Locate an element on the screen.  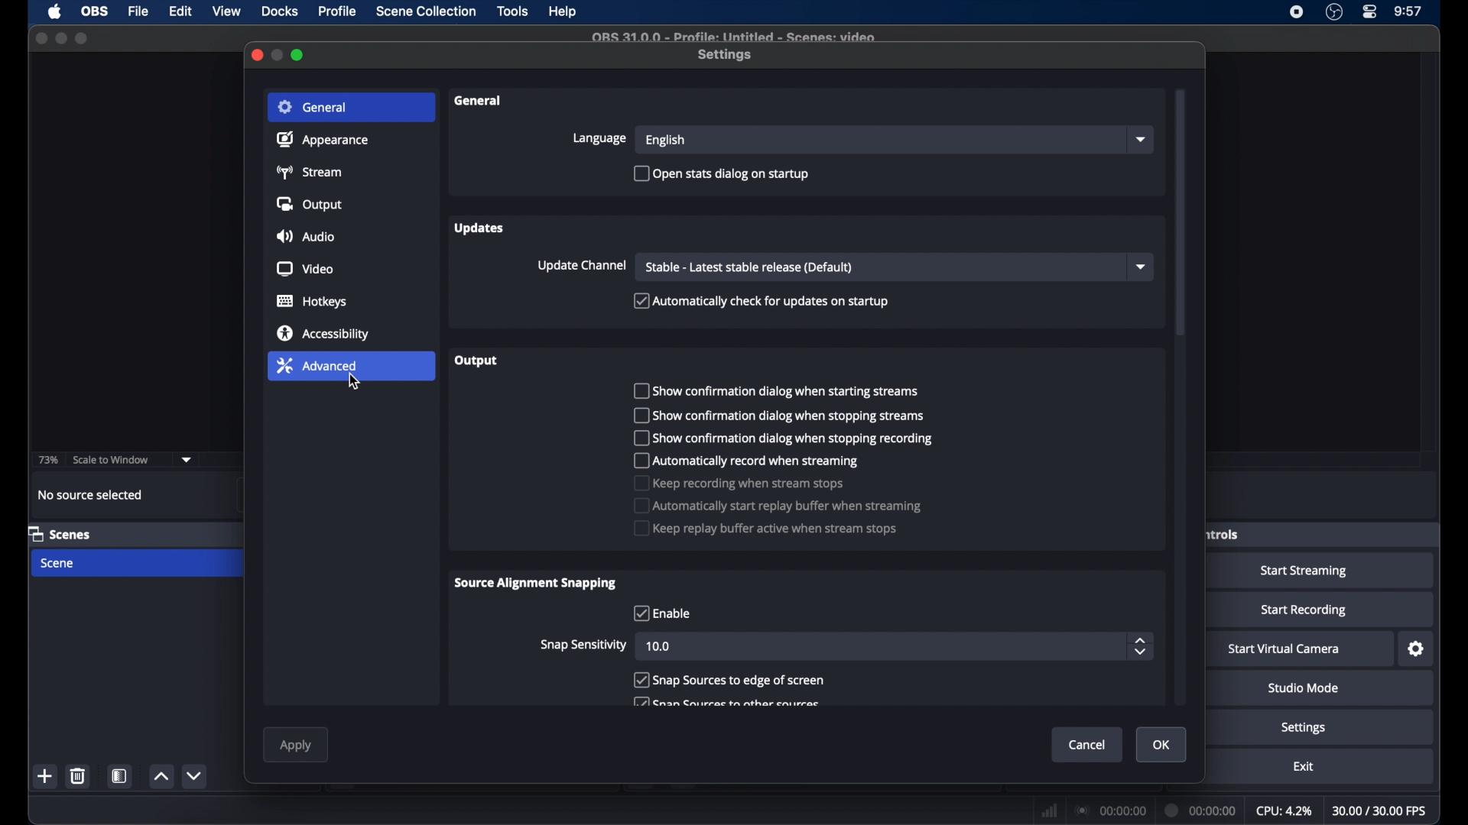
updates is located at coordinates (480, 228).